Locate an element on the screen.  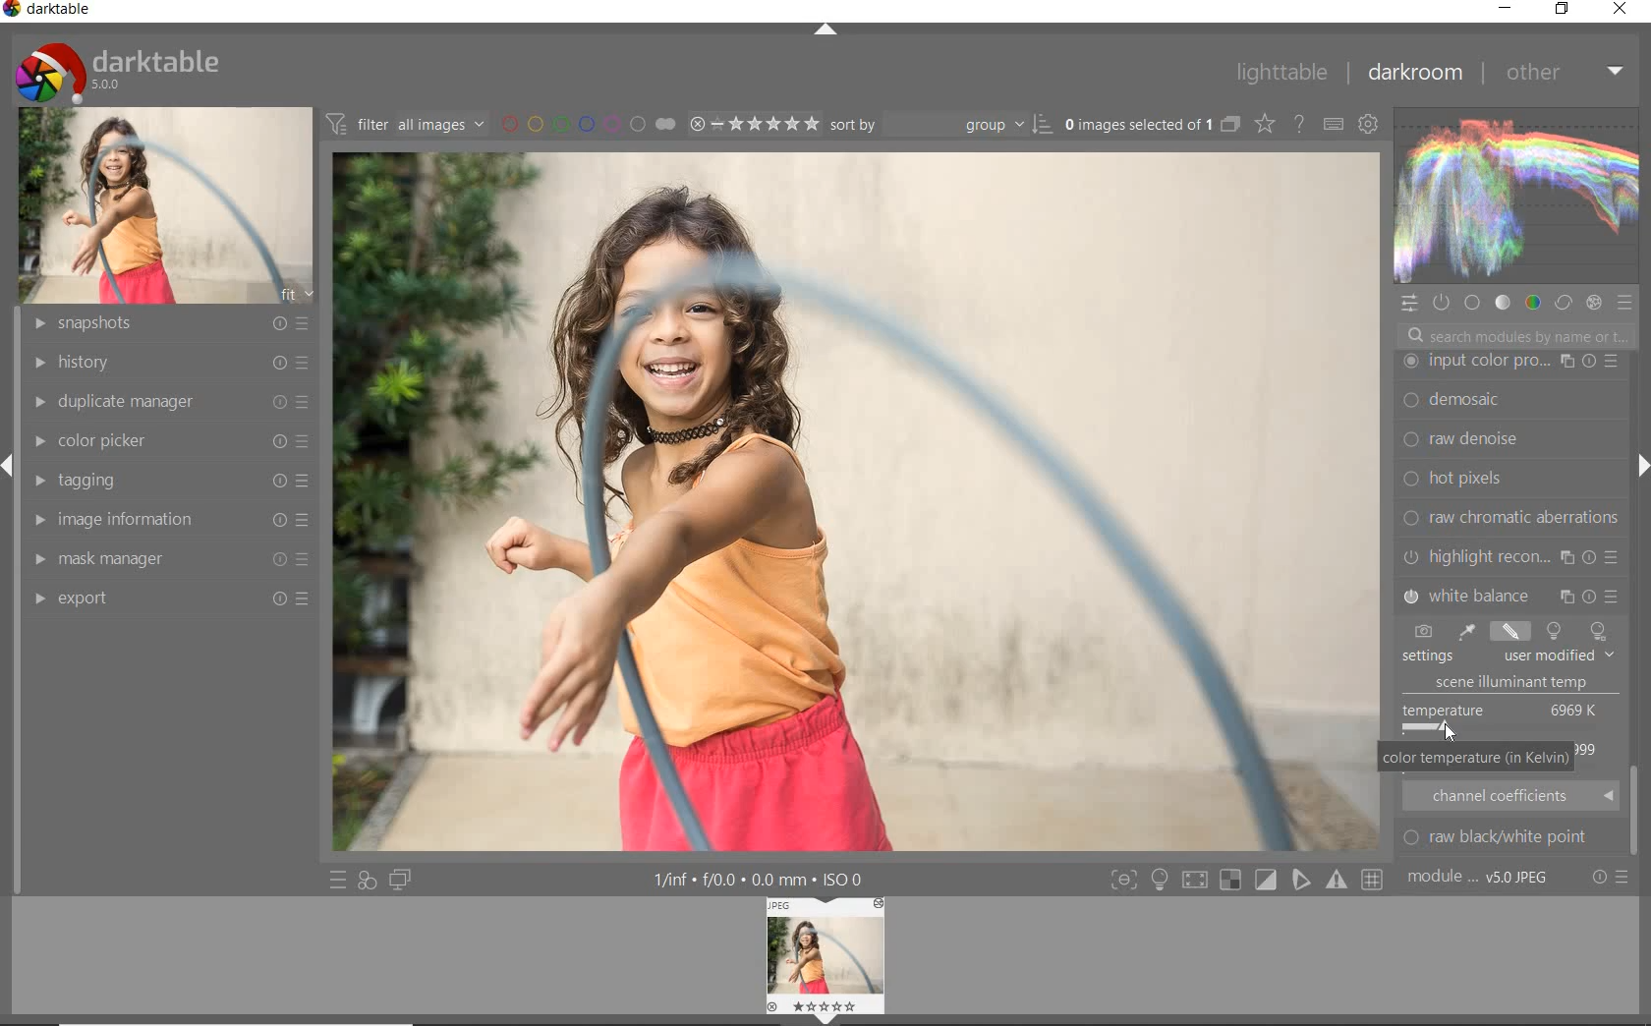
restore is located at coordinates (1562, 9).